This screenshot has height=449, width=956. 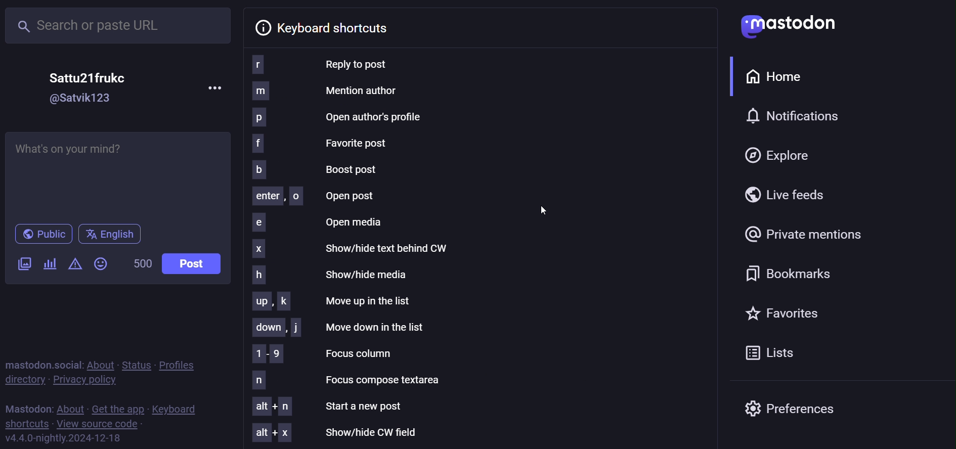 What do you see at coordinates (786, 273) in the screenshot?
I see `bookmarks` at bounding box center [786, 273].